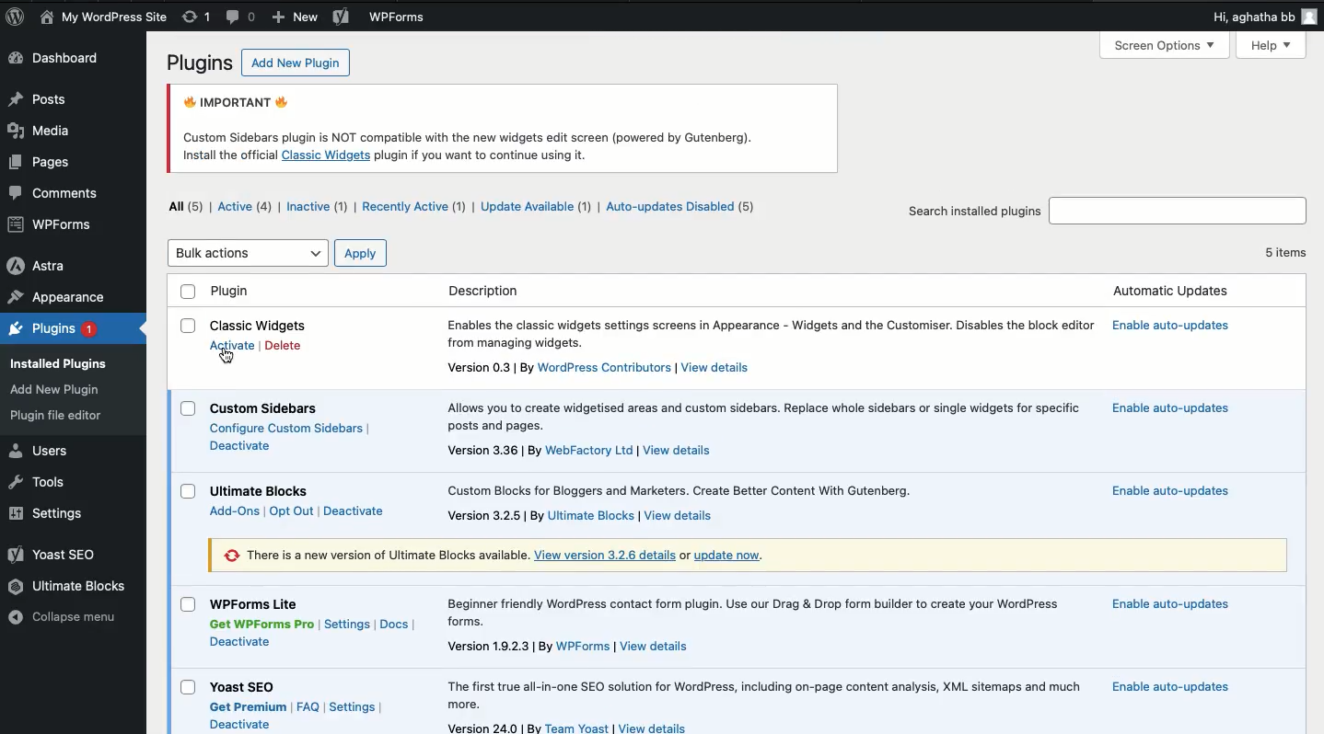 Image resolution: width=1324 pixels, height=734 pixels. What do you see at coordinates (240, 18) in the screenshot?
I see `Comment` at bounding box center [240, 18].